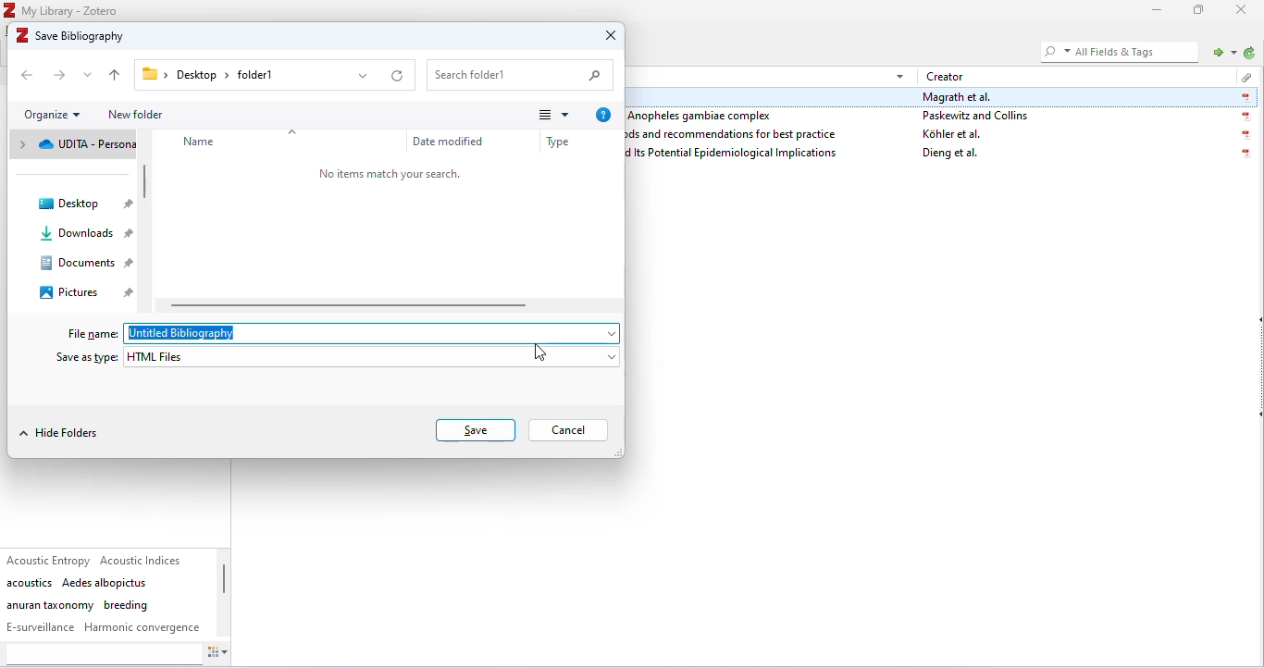 This screenshot has height=668, width=1264. I want to click on no items match your search, so click(390, 175).